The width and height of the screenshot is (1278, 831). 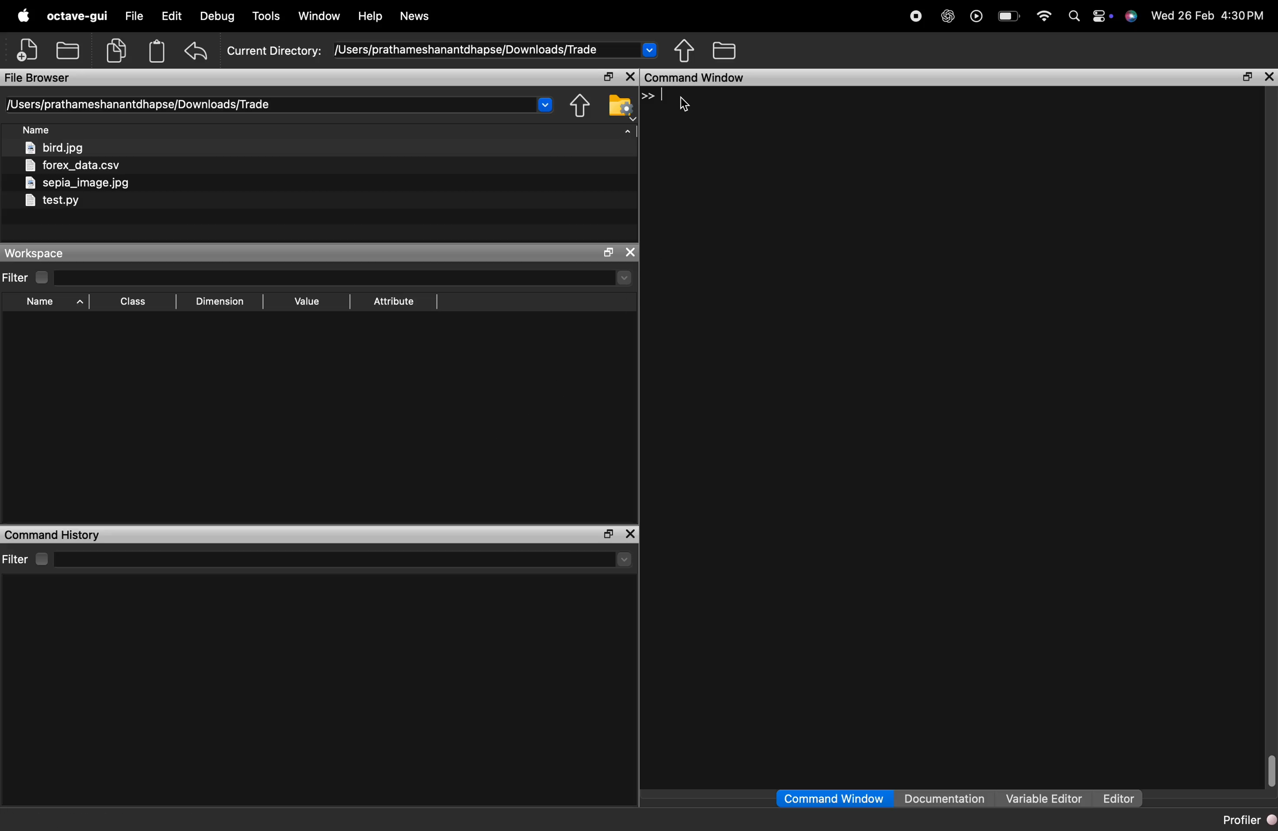 I want to click on support, so click(x=1131, y=17).